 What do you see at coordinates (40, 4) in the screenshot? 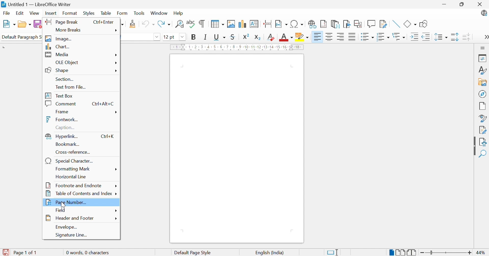
I see `Untitled 1 - LibreOffice Writer` at bounding box center [40, 4].